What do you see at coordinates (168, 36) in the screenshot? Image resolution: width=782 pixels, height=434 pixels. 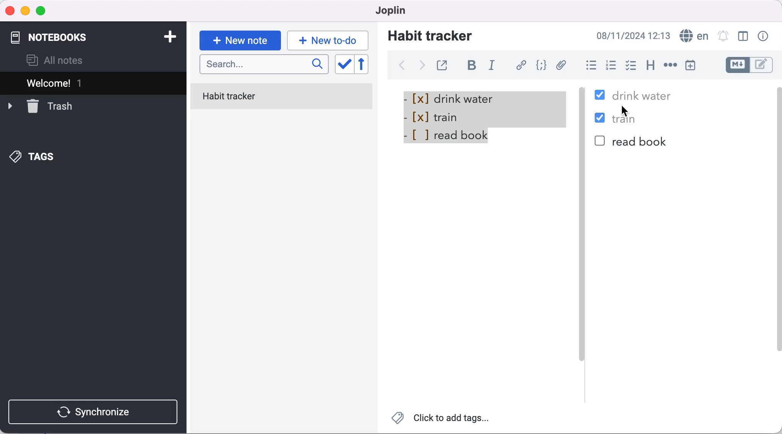 I see `add notebook` at bounding box center [168, 36].